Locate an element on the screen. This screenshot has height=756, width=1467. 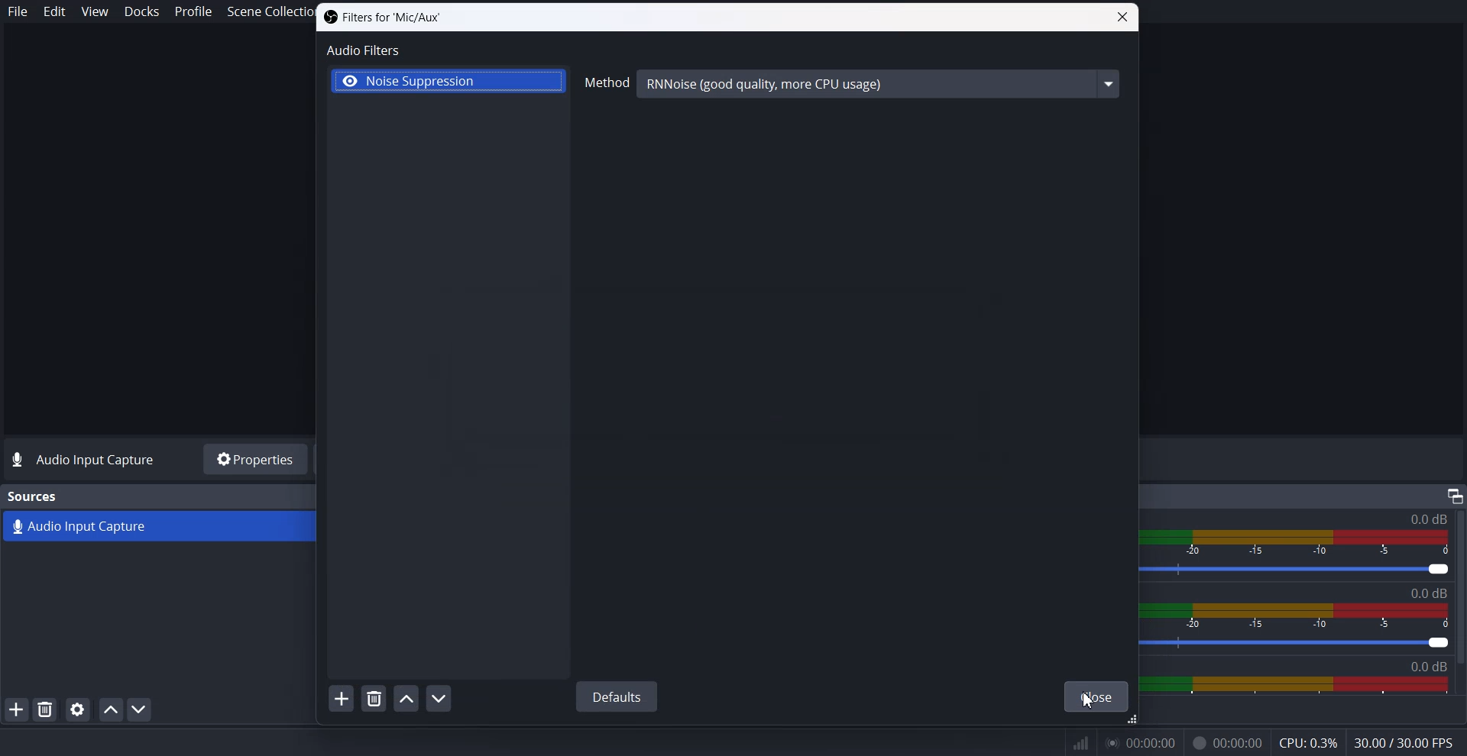
0.00 is located at coordinates (1146, 746).